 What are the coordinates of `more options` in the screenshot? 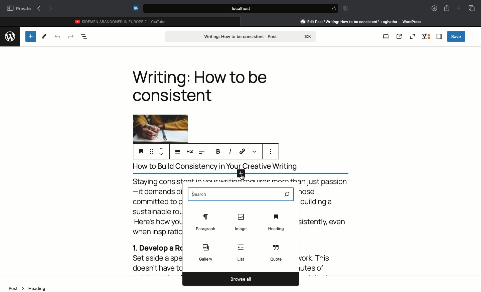 It's located at (272, 152).